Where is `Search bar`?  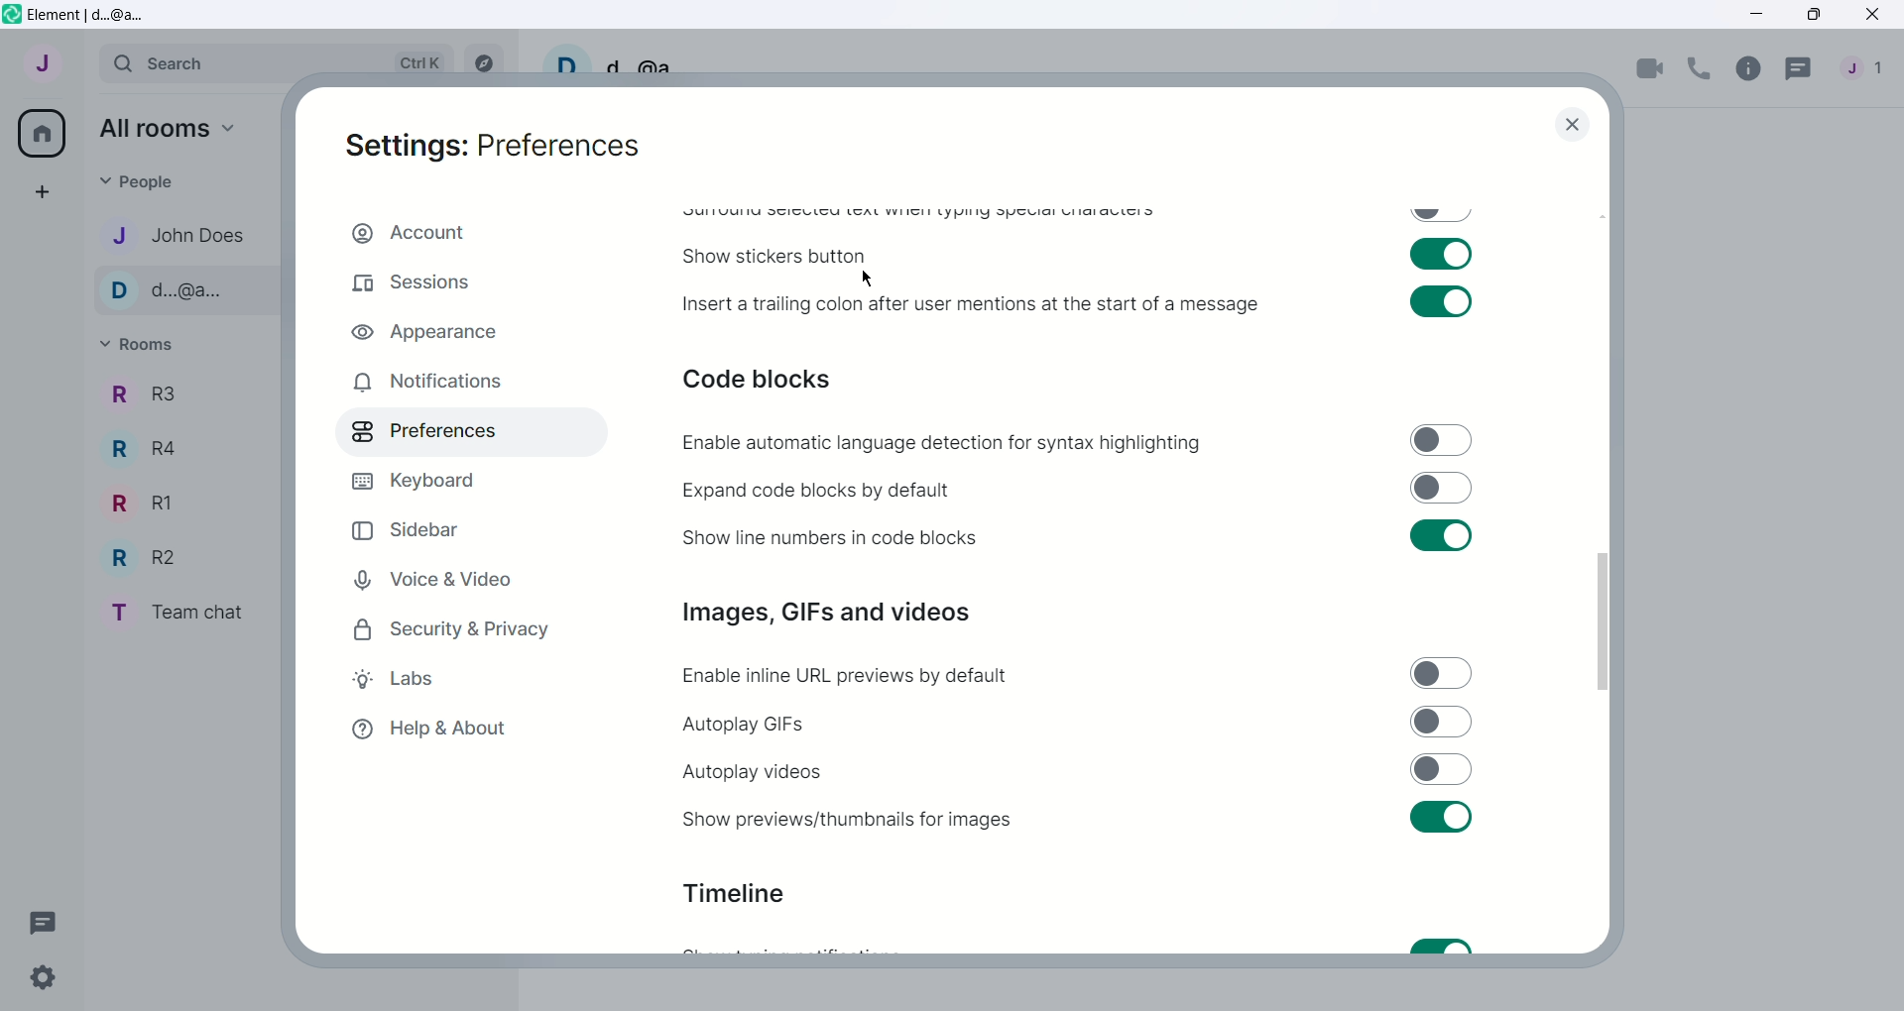
Search bar is located at coordinates (276, 62).